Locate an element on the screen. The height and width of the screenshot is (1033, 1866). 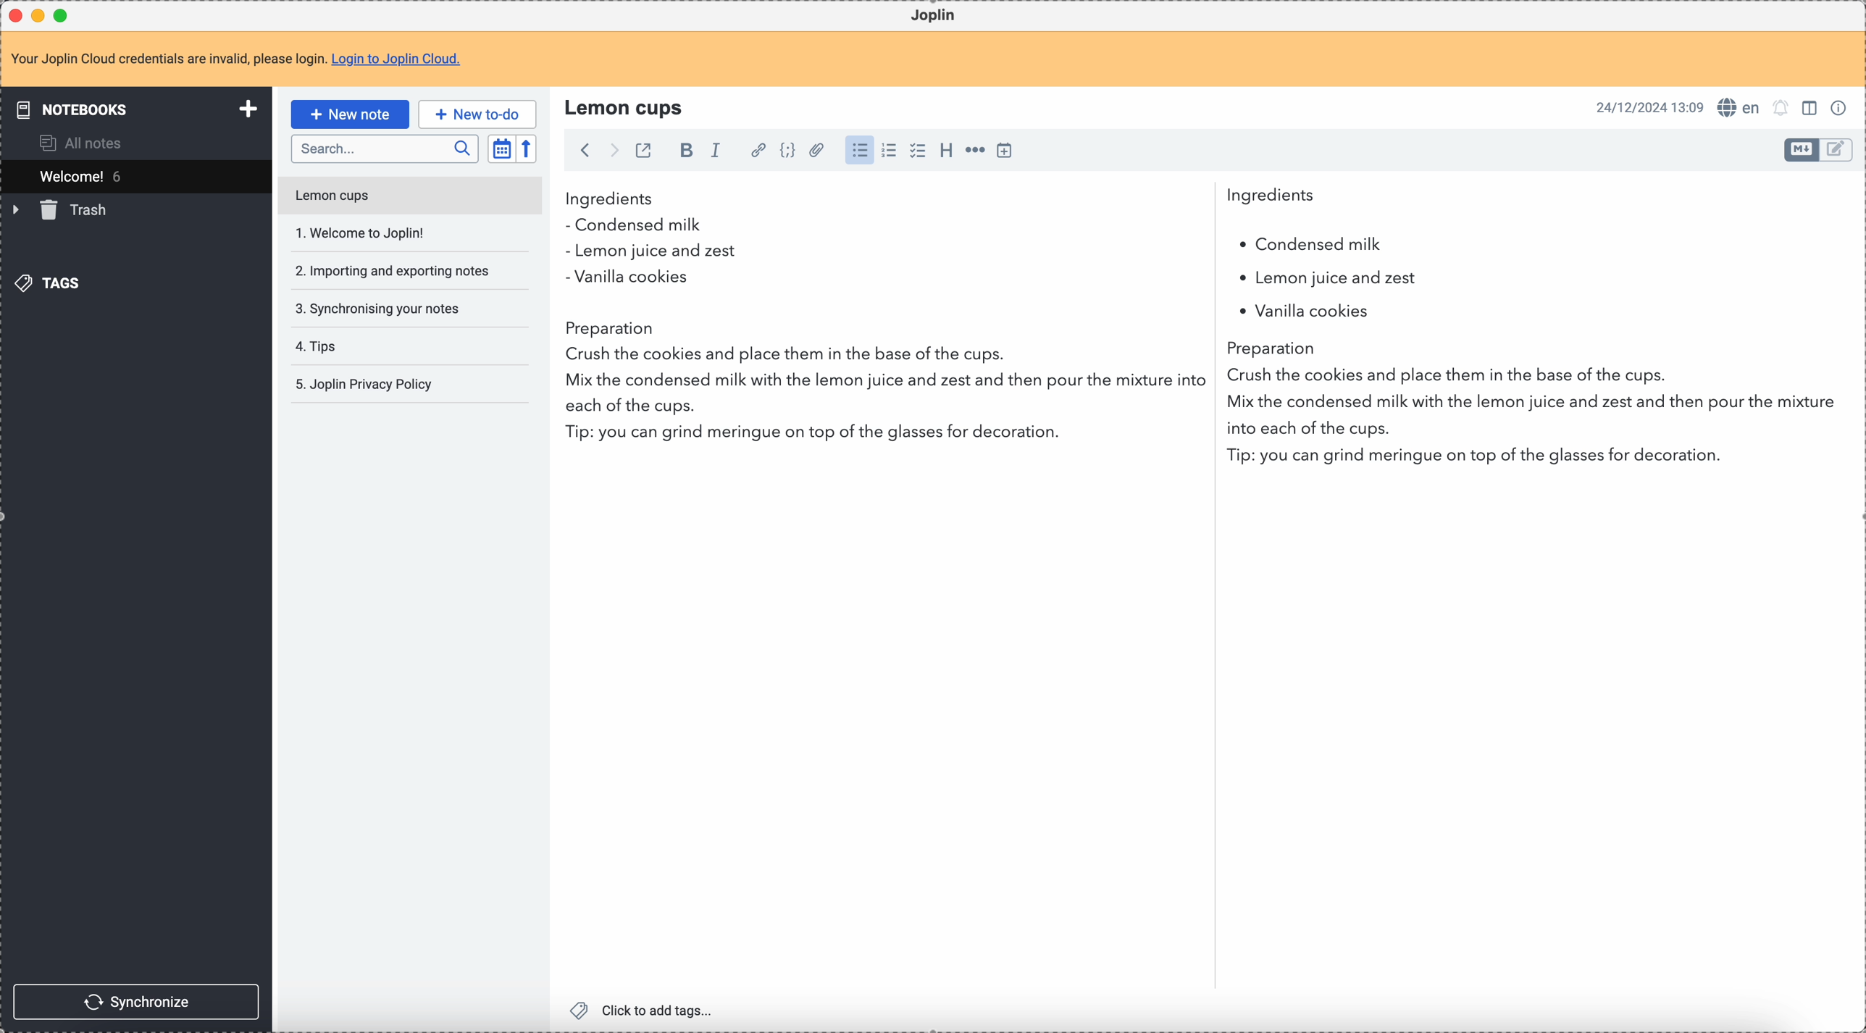
check list is located at coordinates (917, 151).